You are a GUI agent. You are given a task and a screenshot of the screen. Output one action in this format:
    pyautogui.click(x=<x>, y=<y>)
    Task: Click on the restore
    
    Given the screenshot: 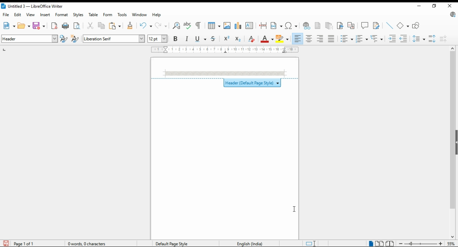 What is the action you would take?
    pyautogui.click(x=434, y=6)
    